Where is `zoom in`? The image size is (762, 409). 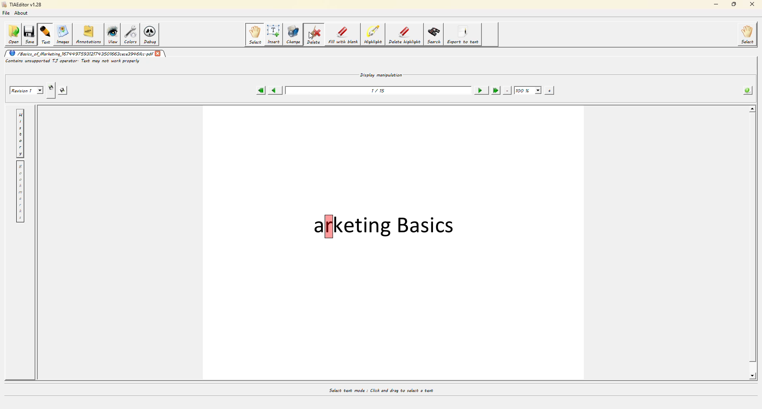 zoom in is located at coordinates (550, 90).